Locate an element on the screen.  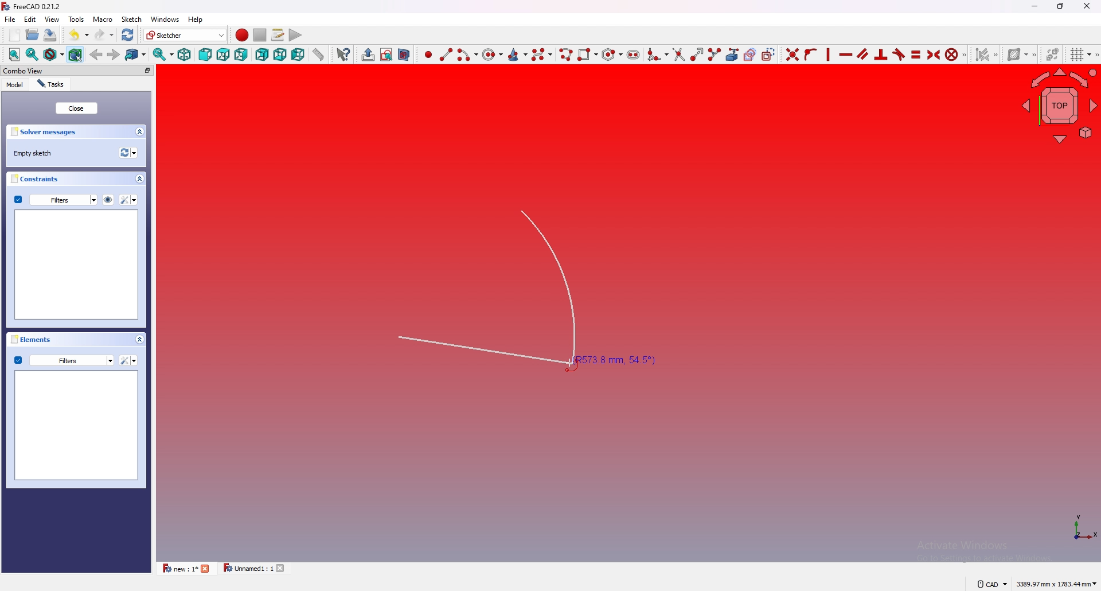
switch virtual space is located at coordinates (1053, 52).